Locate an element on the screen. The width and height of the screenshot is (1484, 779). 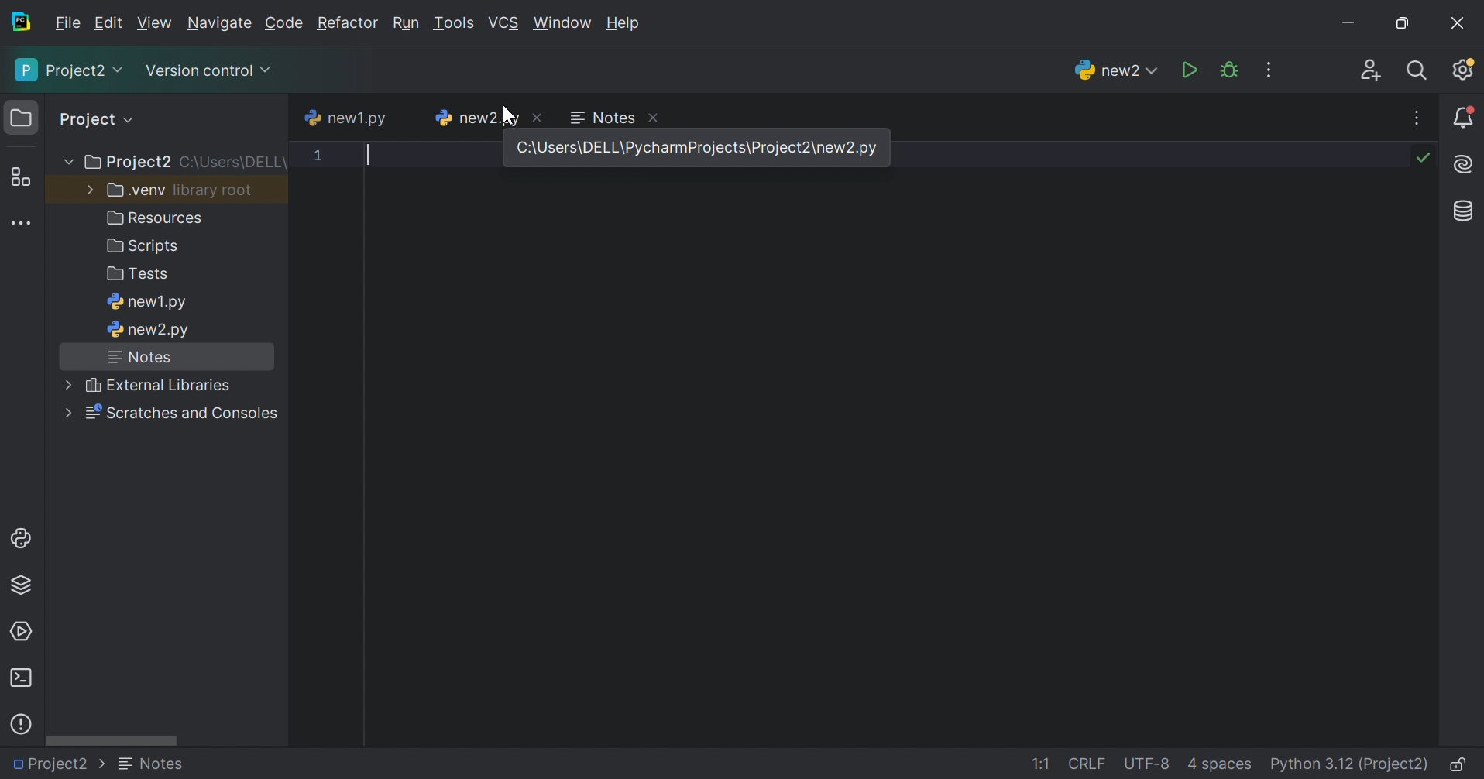
new1.py is located at coordinates (149, 303).